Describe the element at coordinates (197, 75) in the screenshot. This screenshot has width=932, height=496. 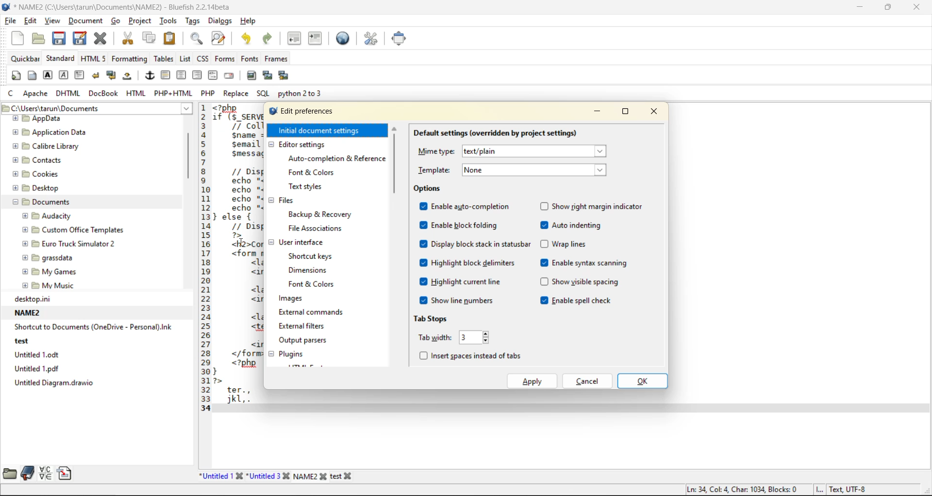
I see `right justify` at that location.